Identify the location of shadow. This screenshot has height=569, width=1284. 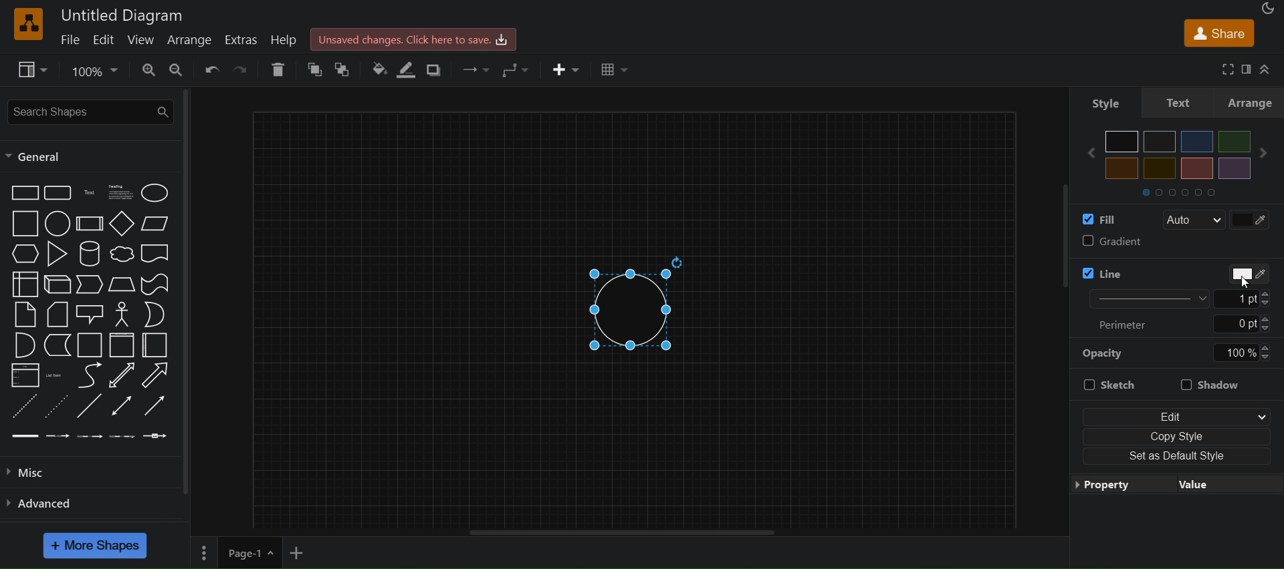
(1217, 383).